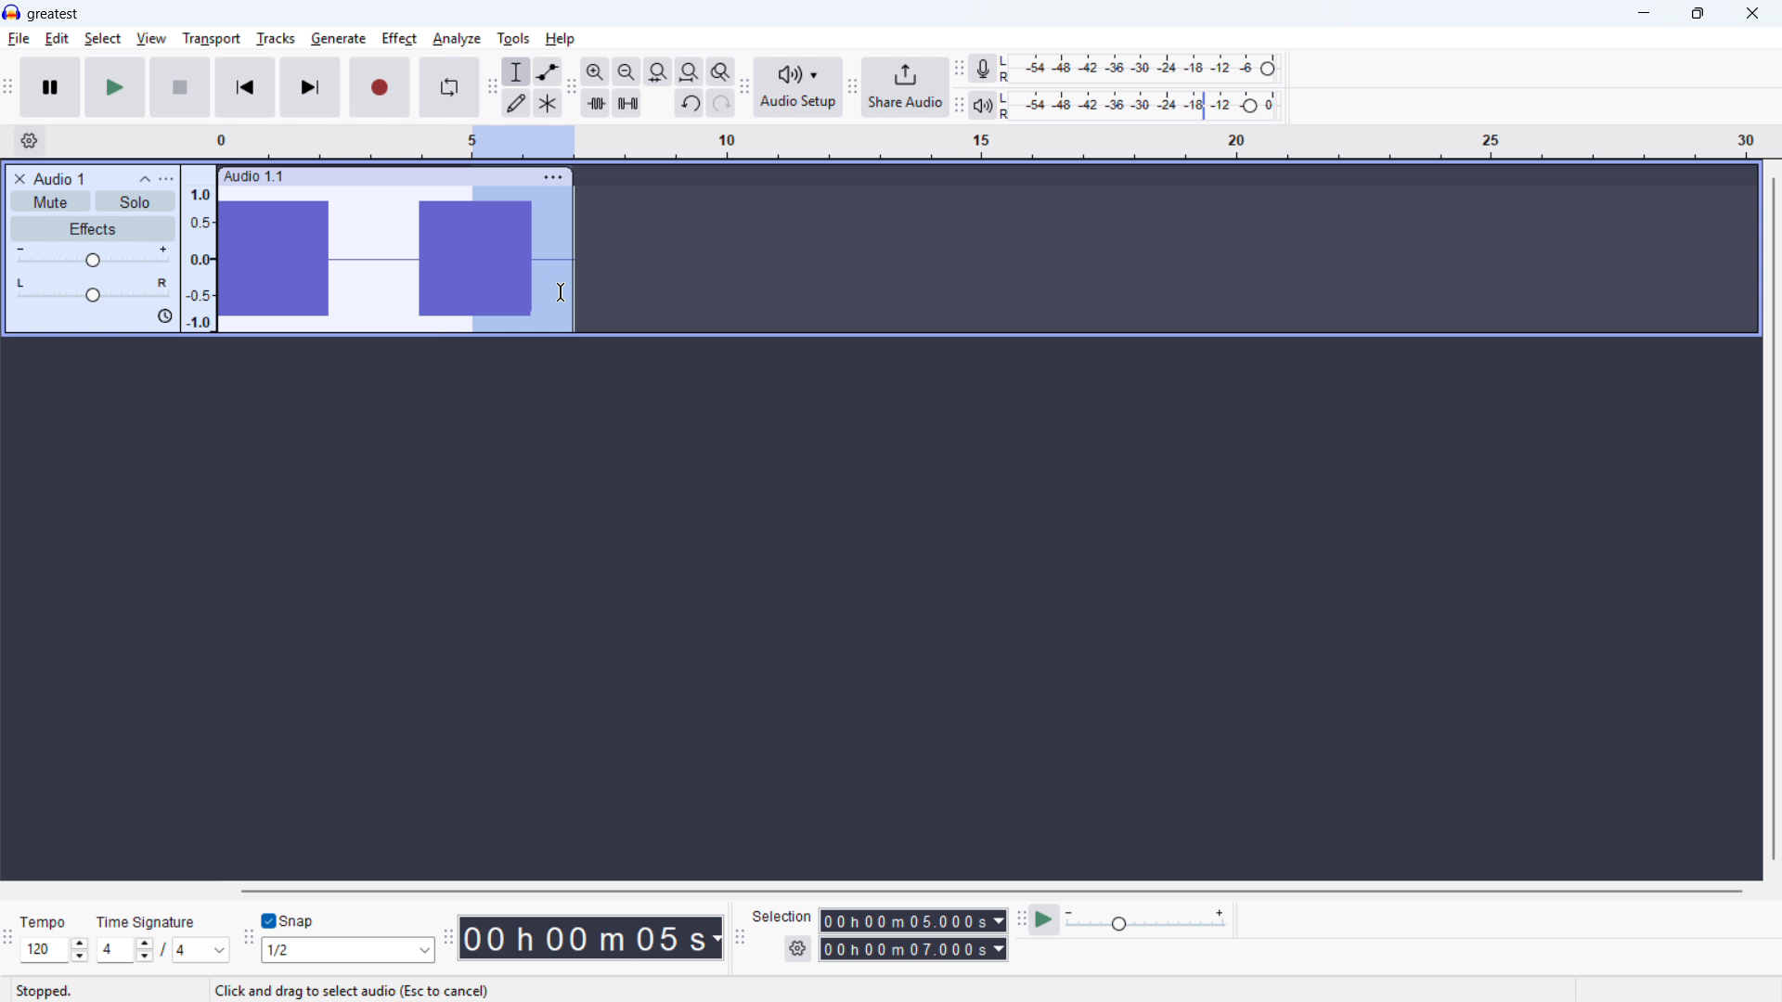 Image resolution: width=1782 pixels, height=1002 pixels. Describe the element at coordinates (164, 951) in the screenshot. I see `Set time signature ` at that location.